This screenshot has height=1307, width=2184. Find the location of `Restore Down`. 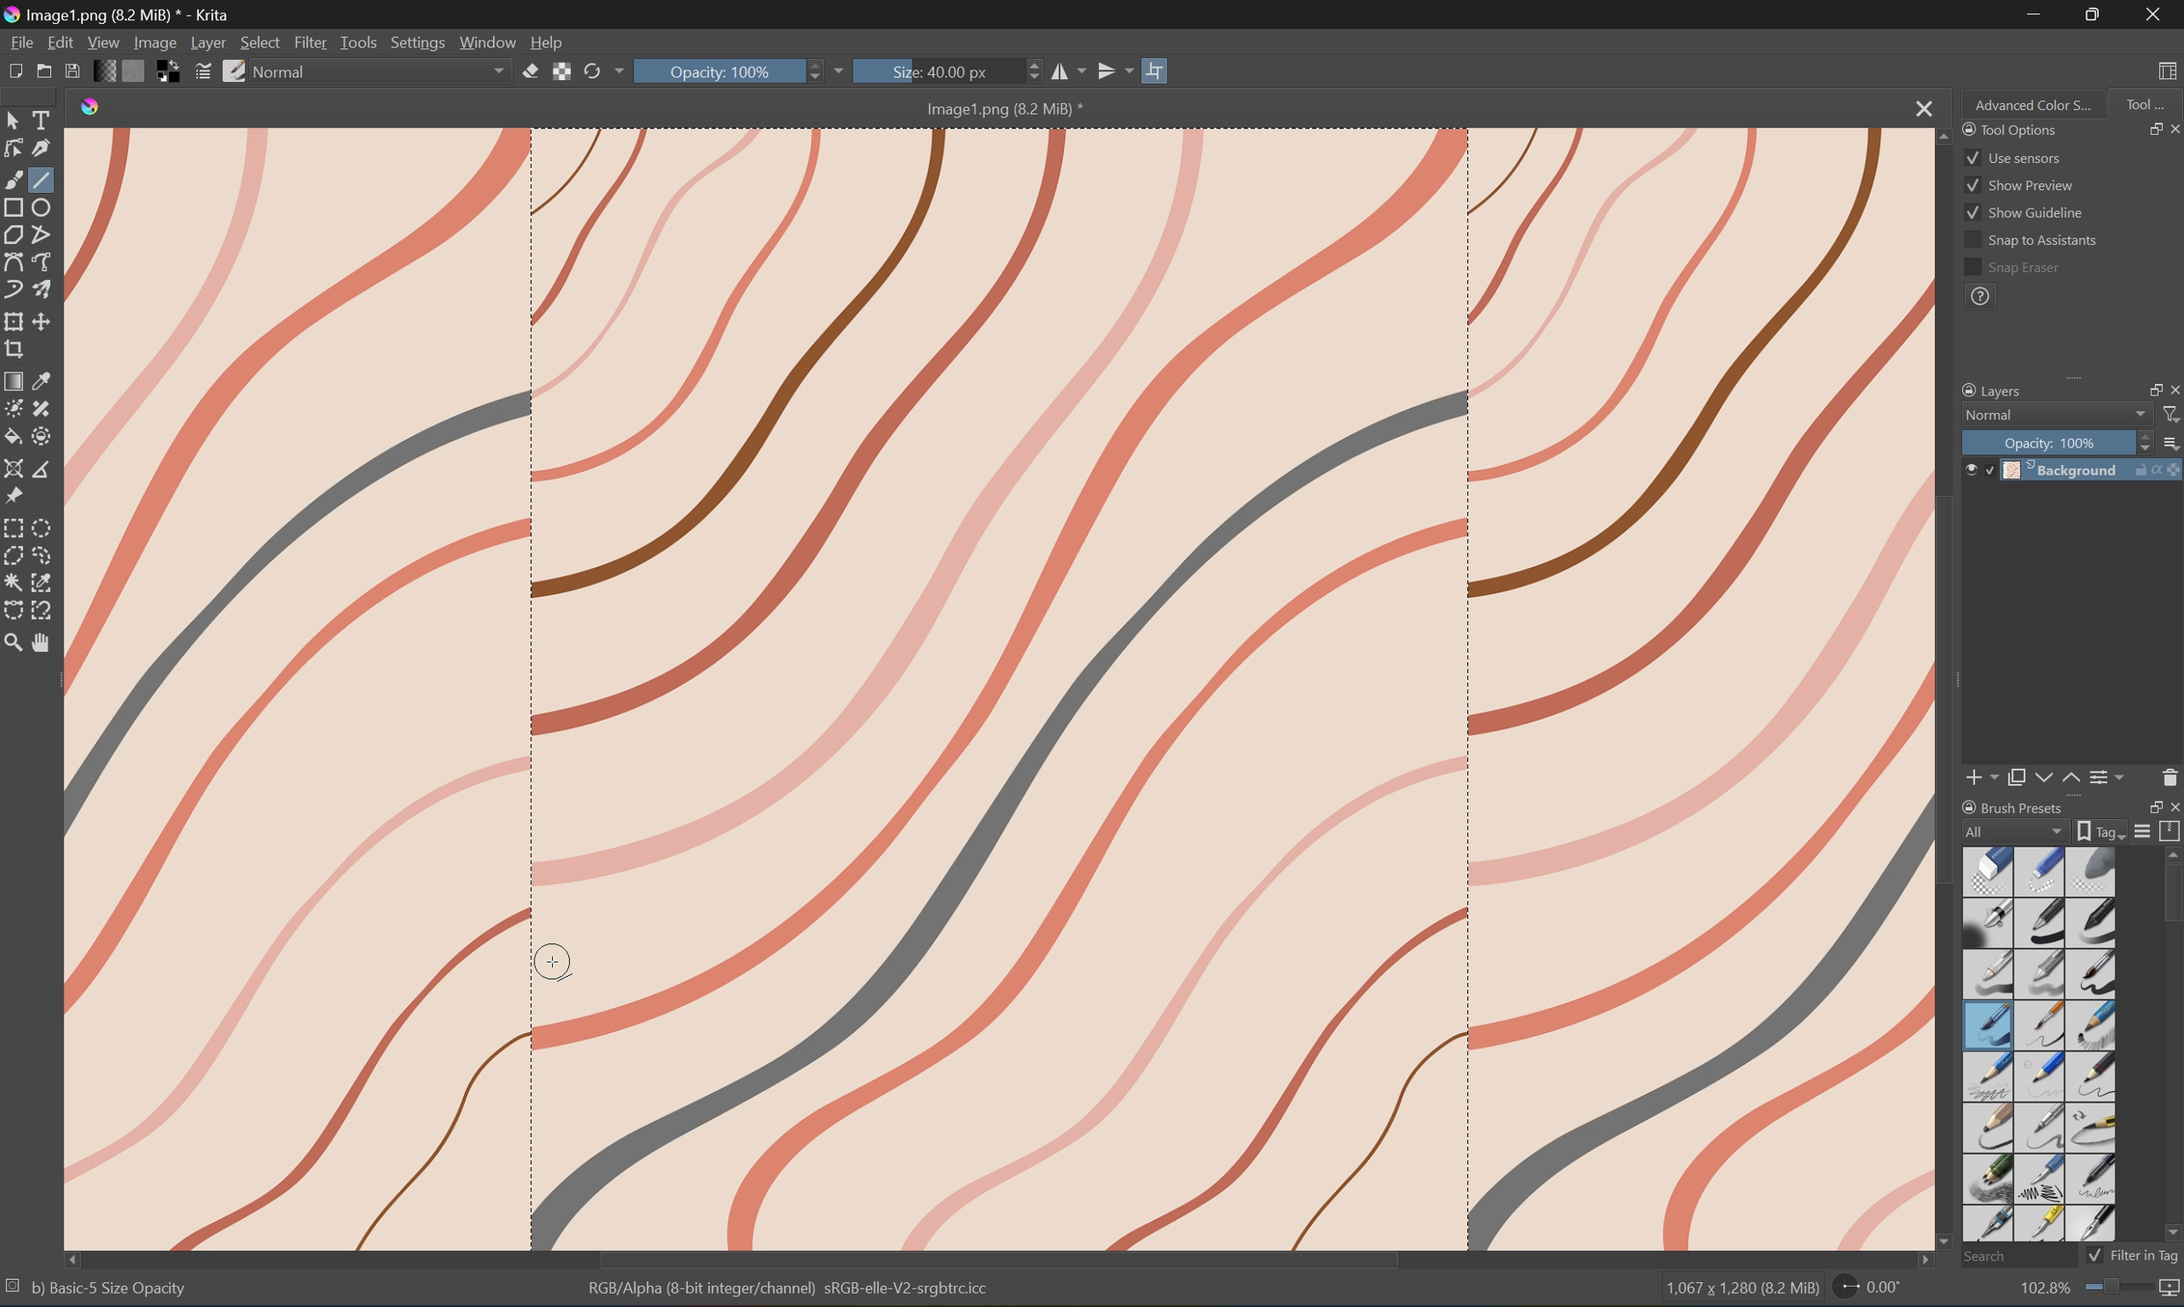

Restore Down is located at coordinates (2147, 807).